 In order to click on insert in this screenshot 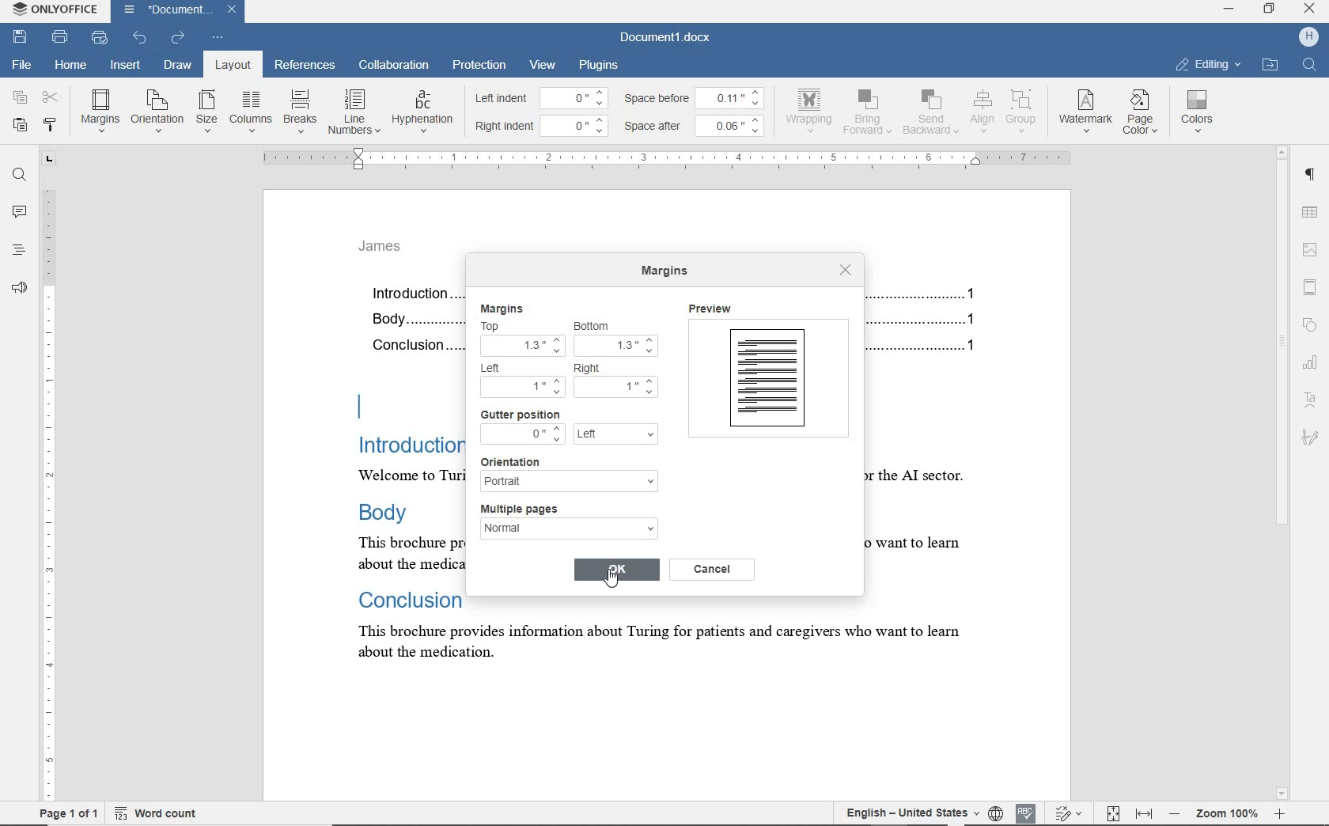, I will do `click(127, 66)`.